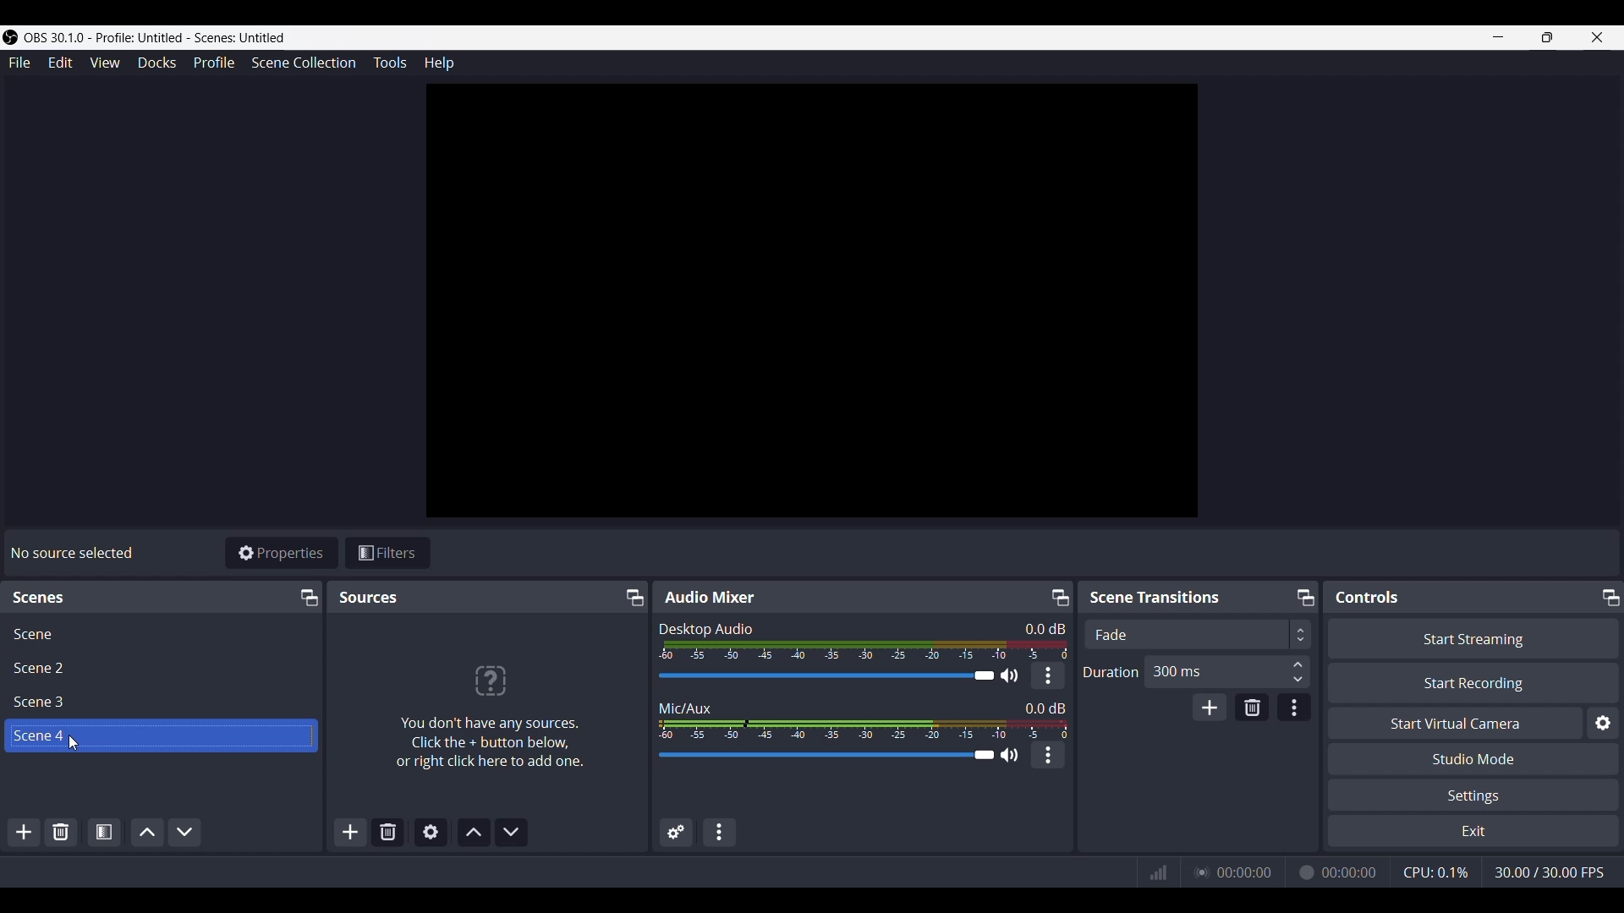 The width and height of the screenshot is (1624, 913). Describe the element at coordinates (1304, 872) in the screenshot. I see `Recording Status Icon` at that location.